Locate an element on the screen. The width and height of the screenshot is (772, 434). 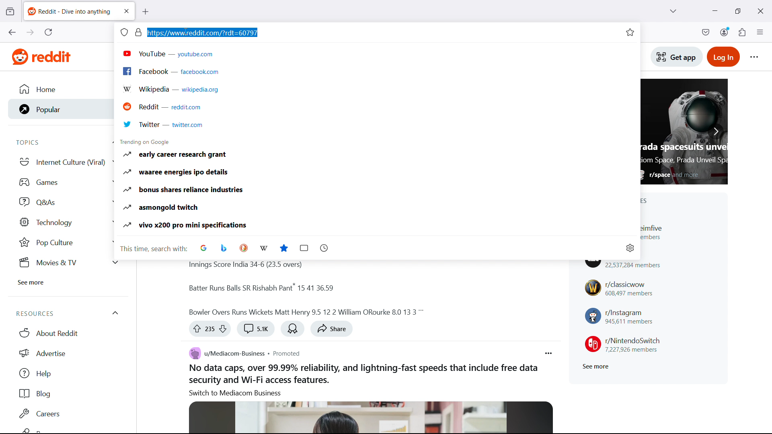
Get app is located at coordinates (677, 56).